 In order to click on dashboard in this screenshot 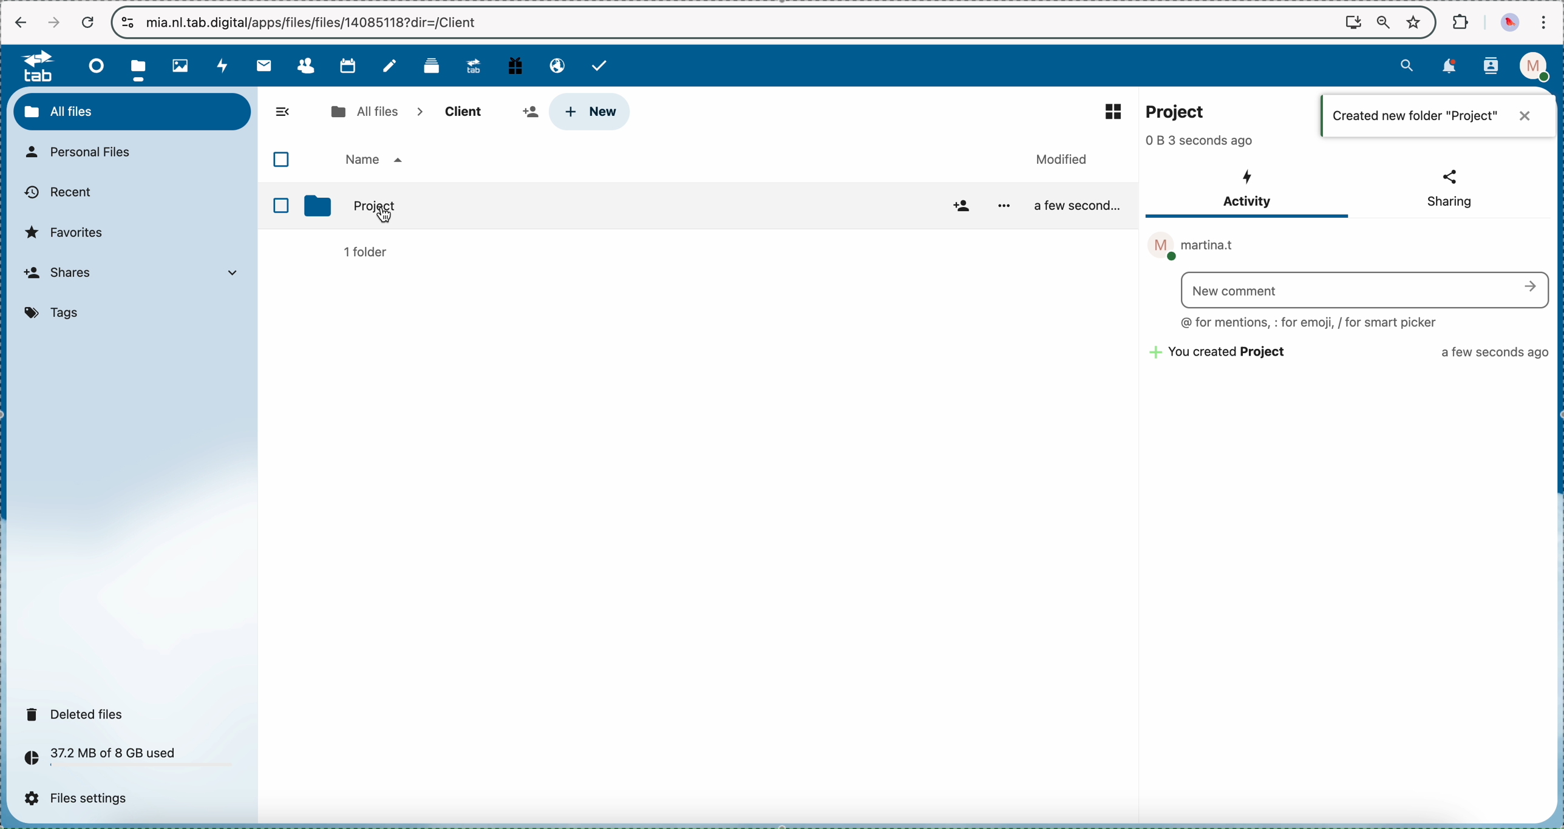, I will do `click(93, 66)`.